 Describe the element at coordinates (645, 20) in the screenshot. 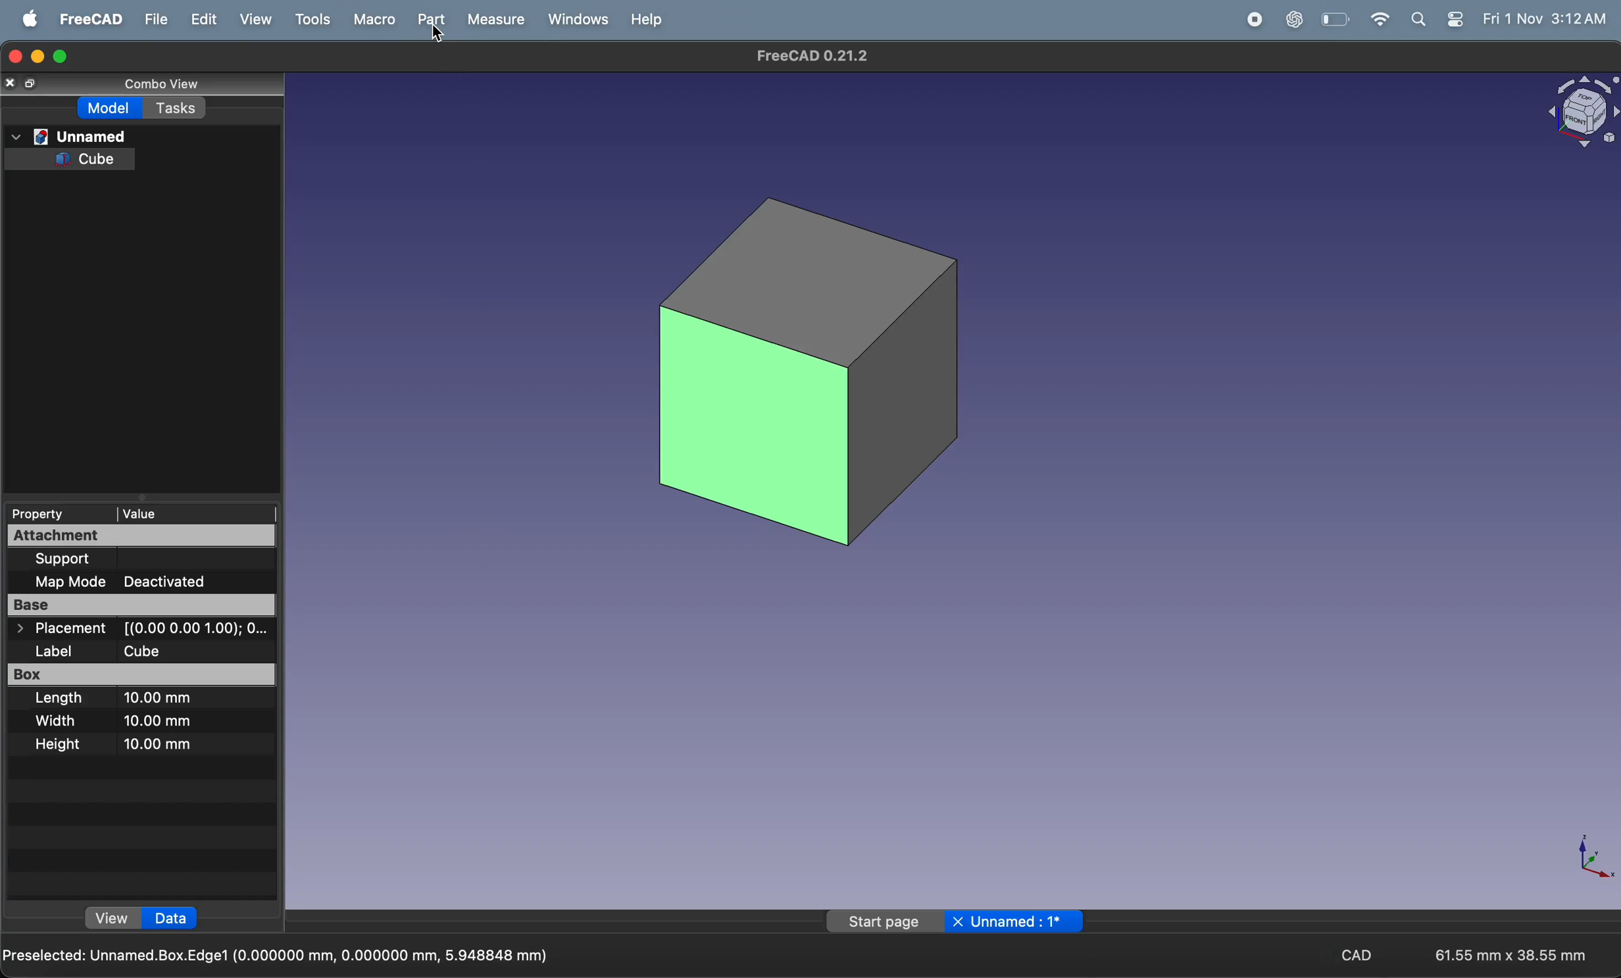

I see `help` at that location.